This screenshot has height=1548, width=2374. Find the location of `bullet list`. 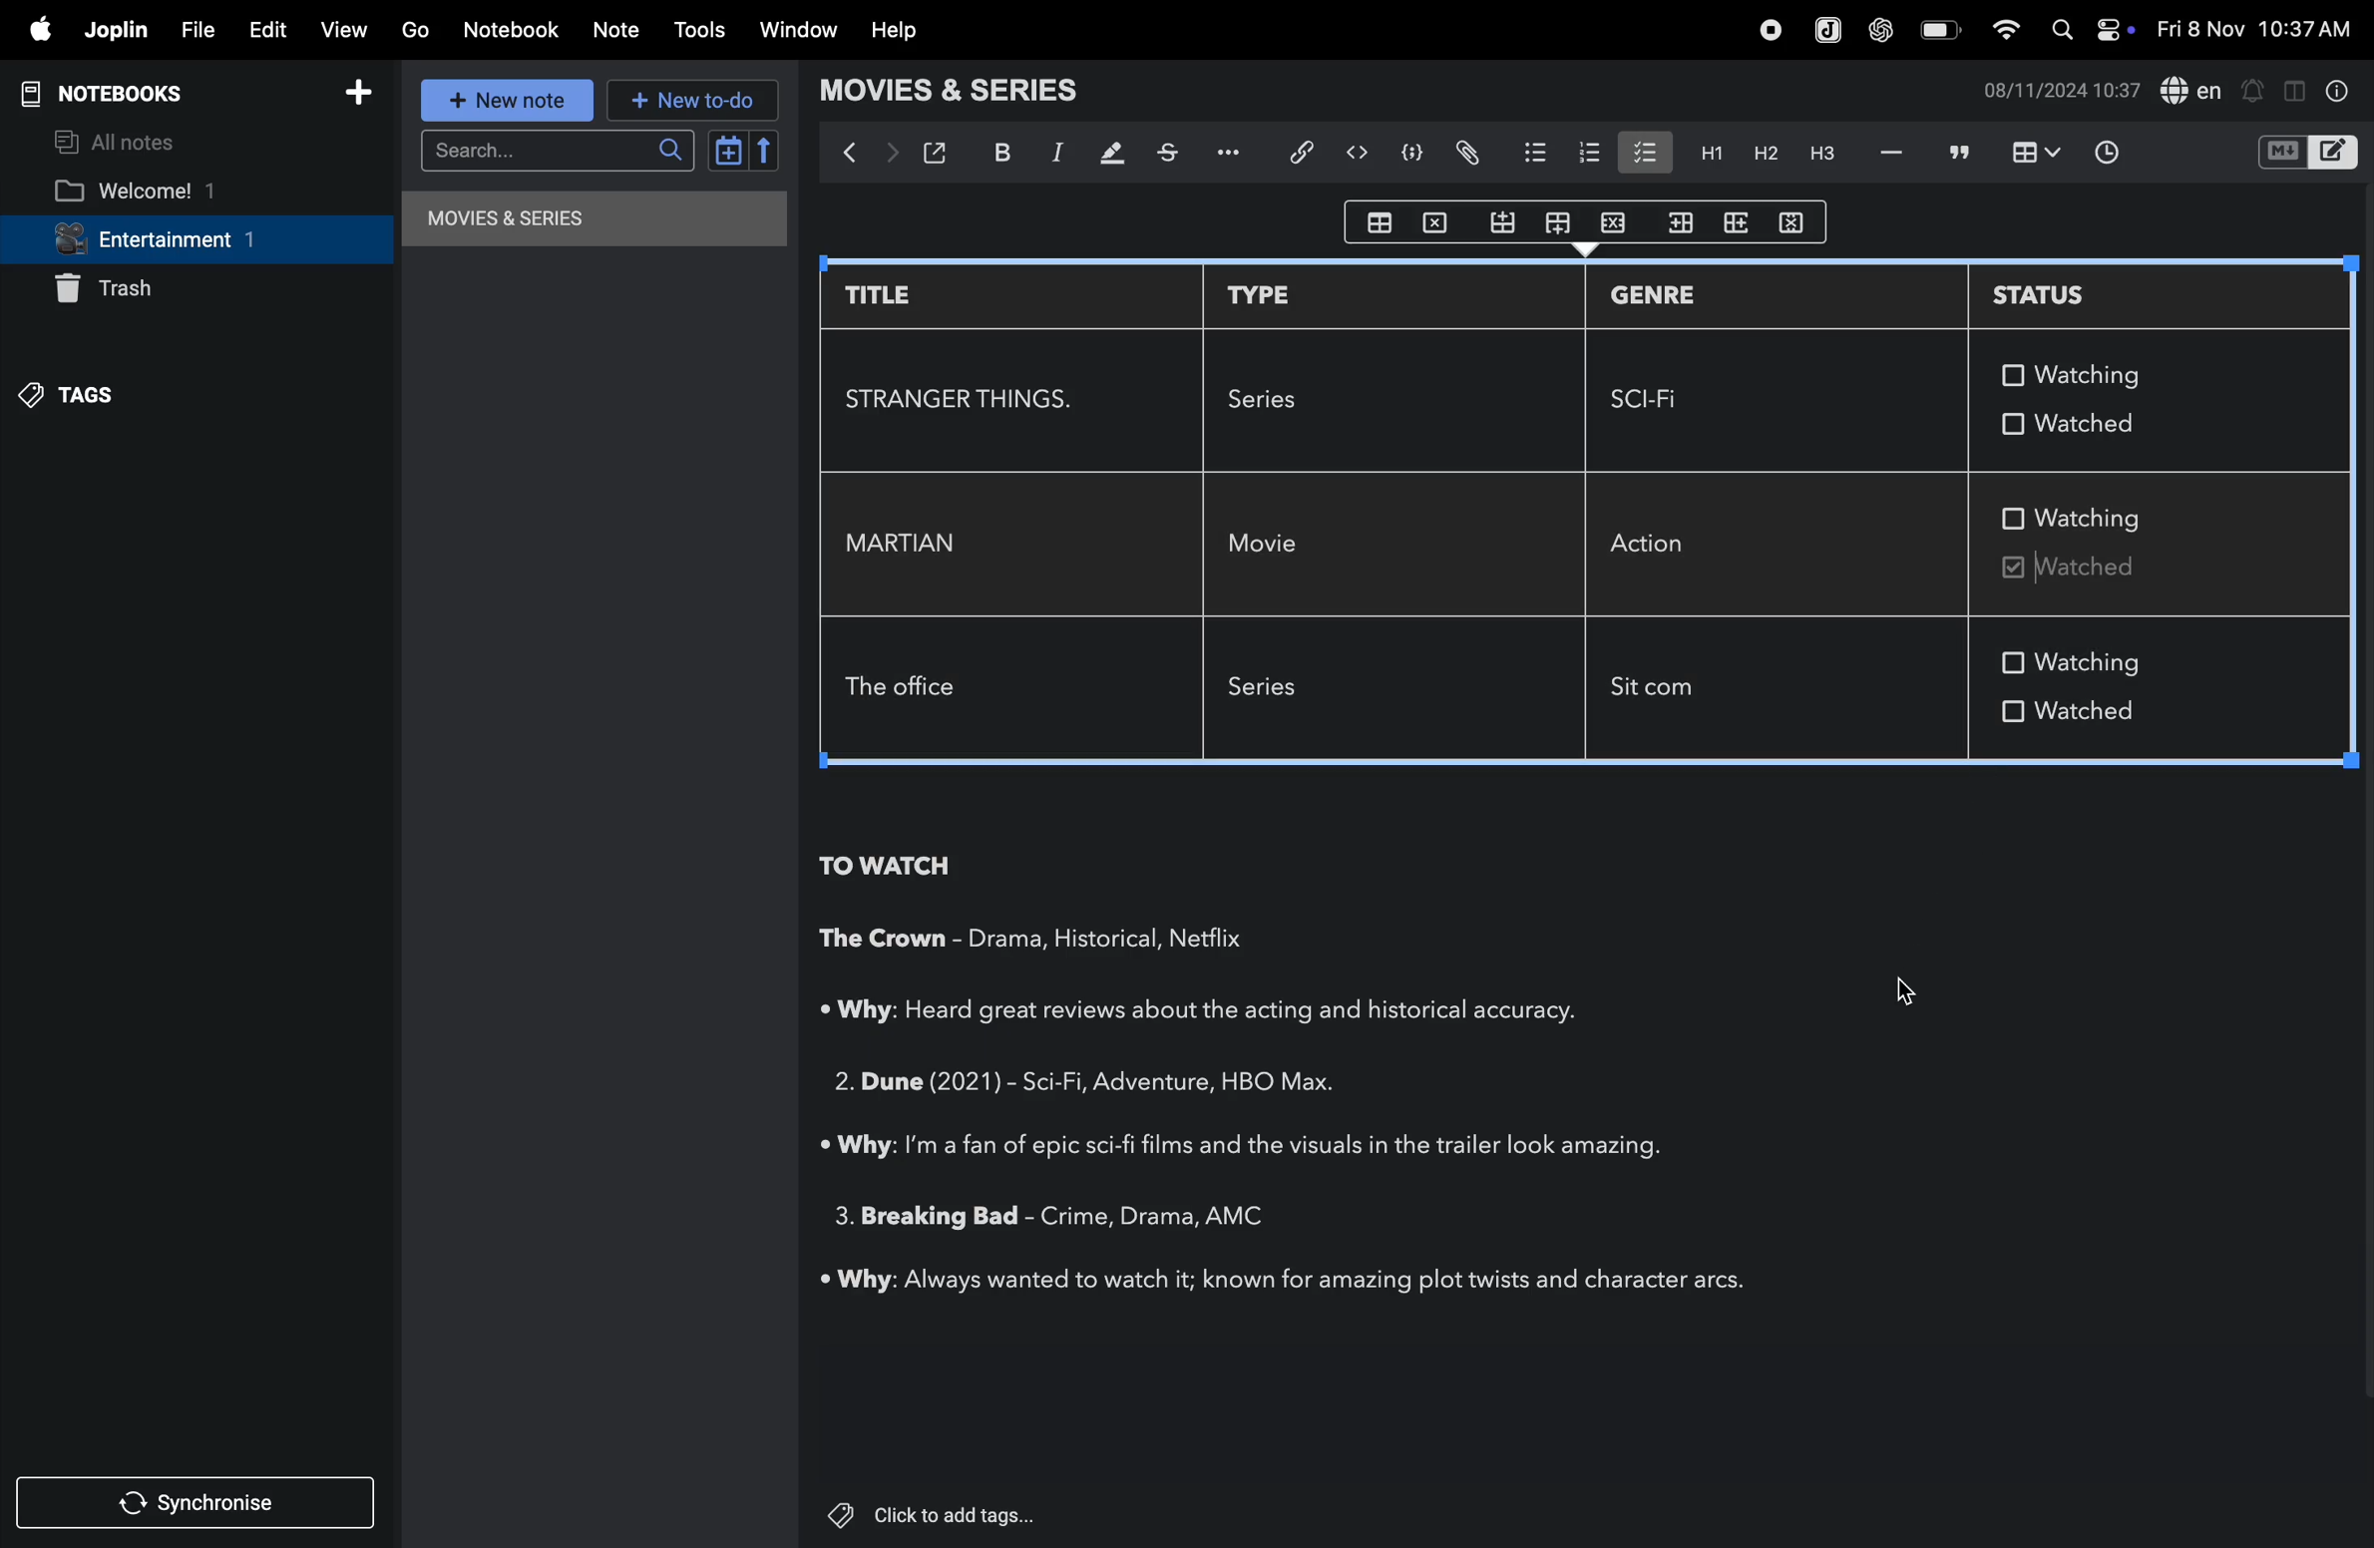

bullet list is located at coordinates (1526, 152).